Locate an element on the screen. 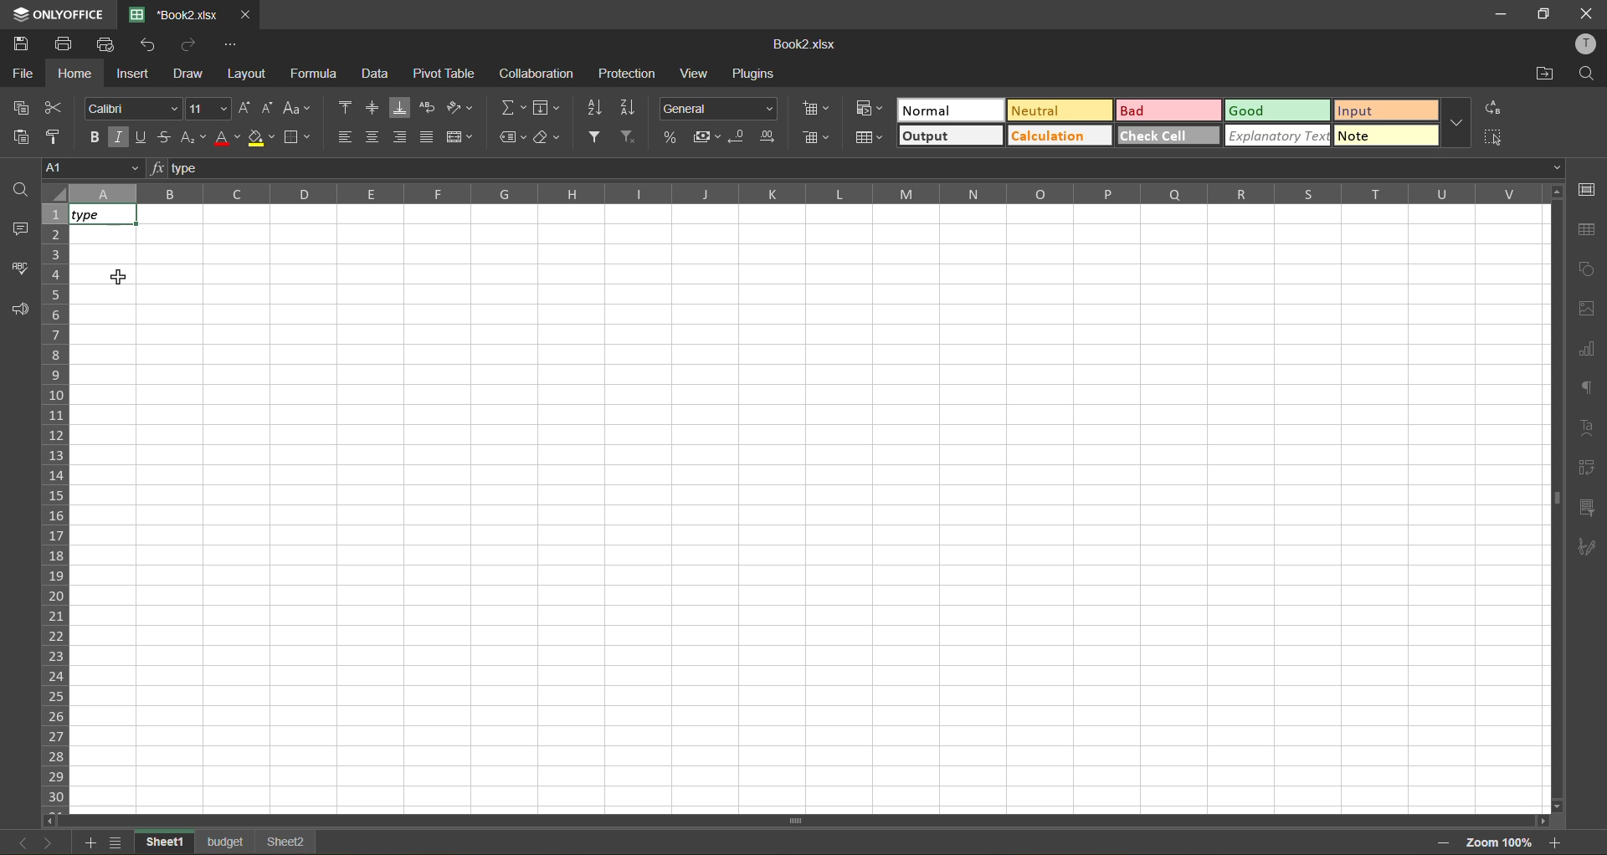  close is located at coordinates (1587, 13).